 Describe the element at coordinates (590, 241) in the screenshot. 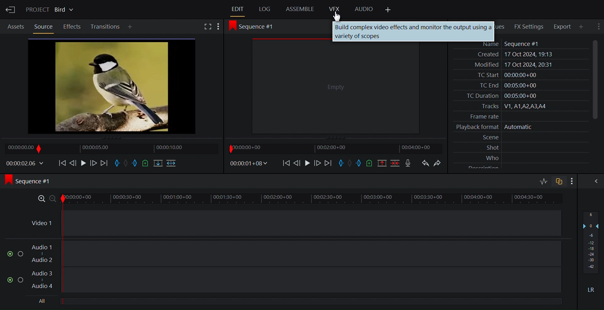

I see `Audio output levels` at that location.